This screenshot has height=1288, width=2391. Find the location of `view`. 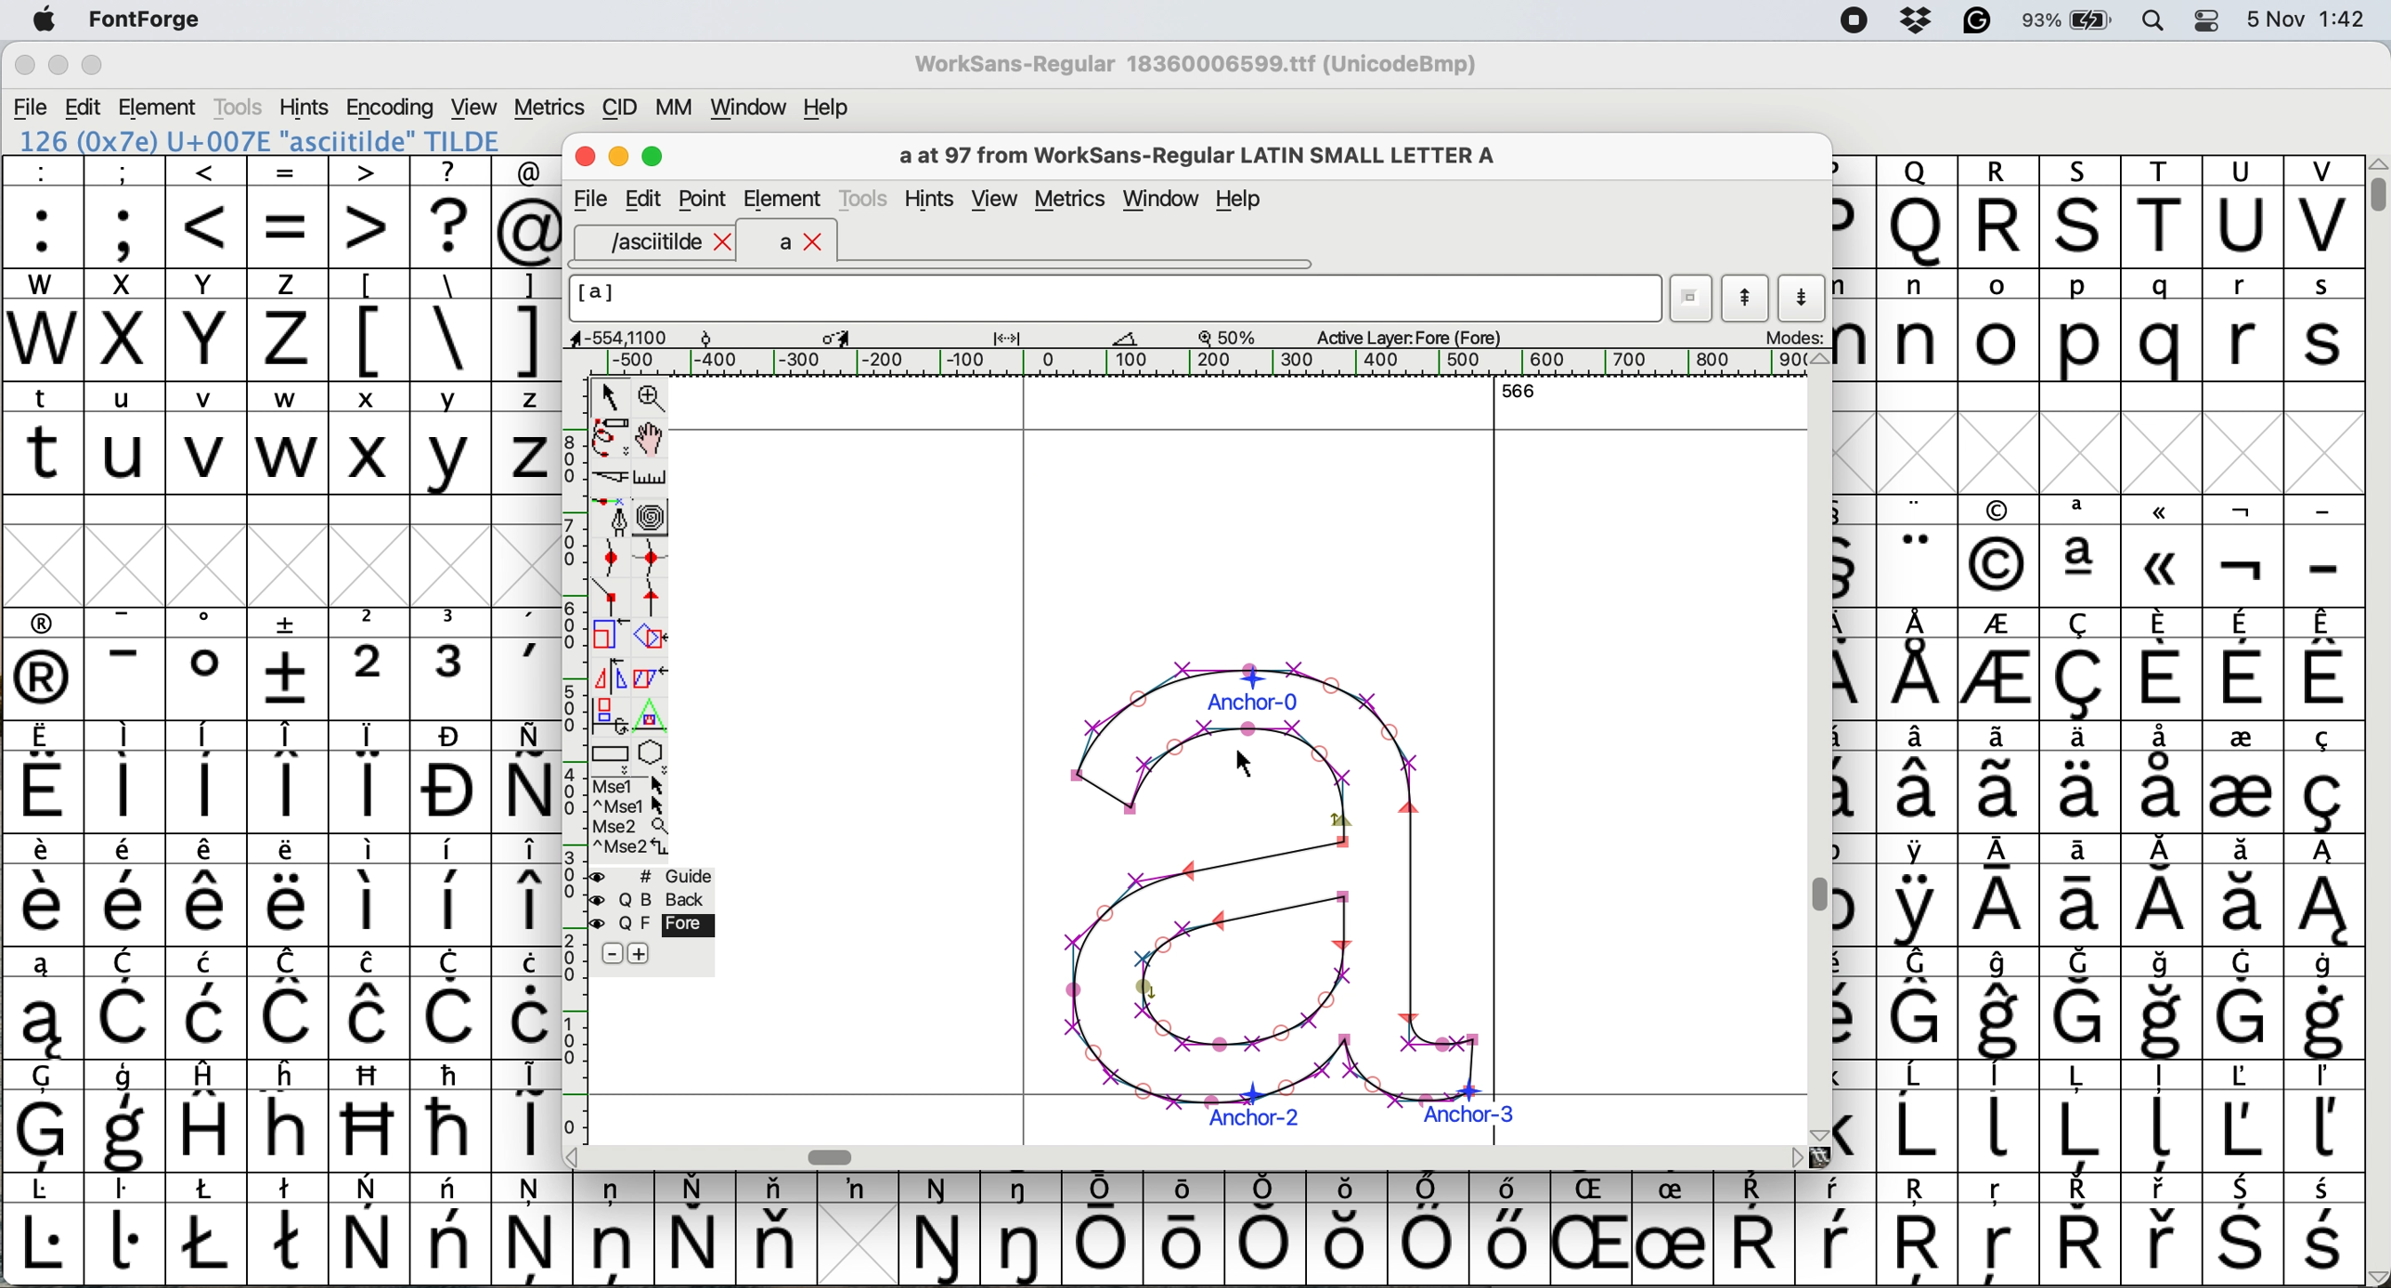

view is located at coordinates (993, 200).